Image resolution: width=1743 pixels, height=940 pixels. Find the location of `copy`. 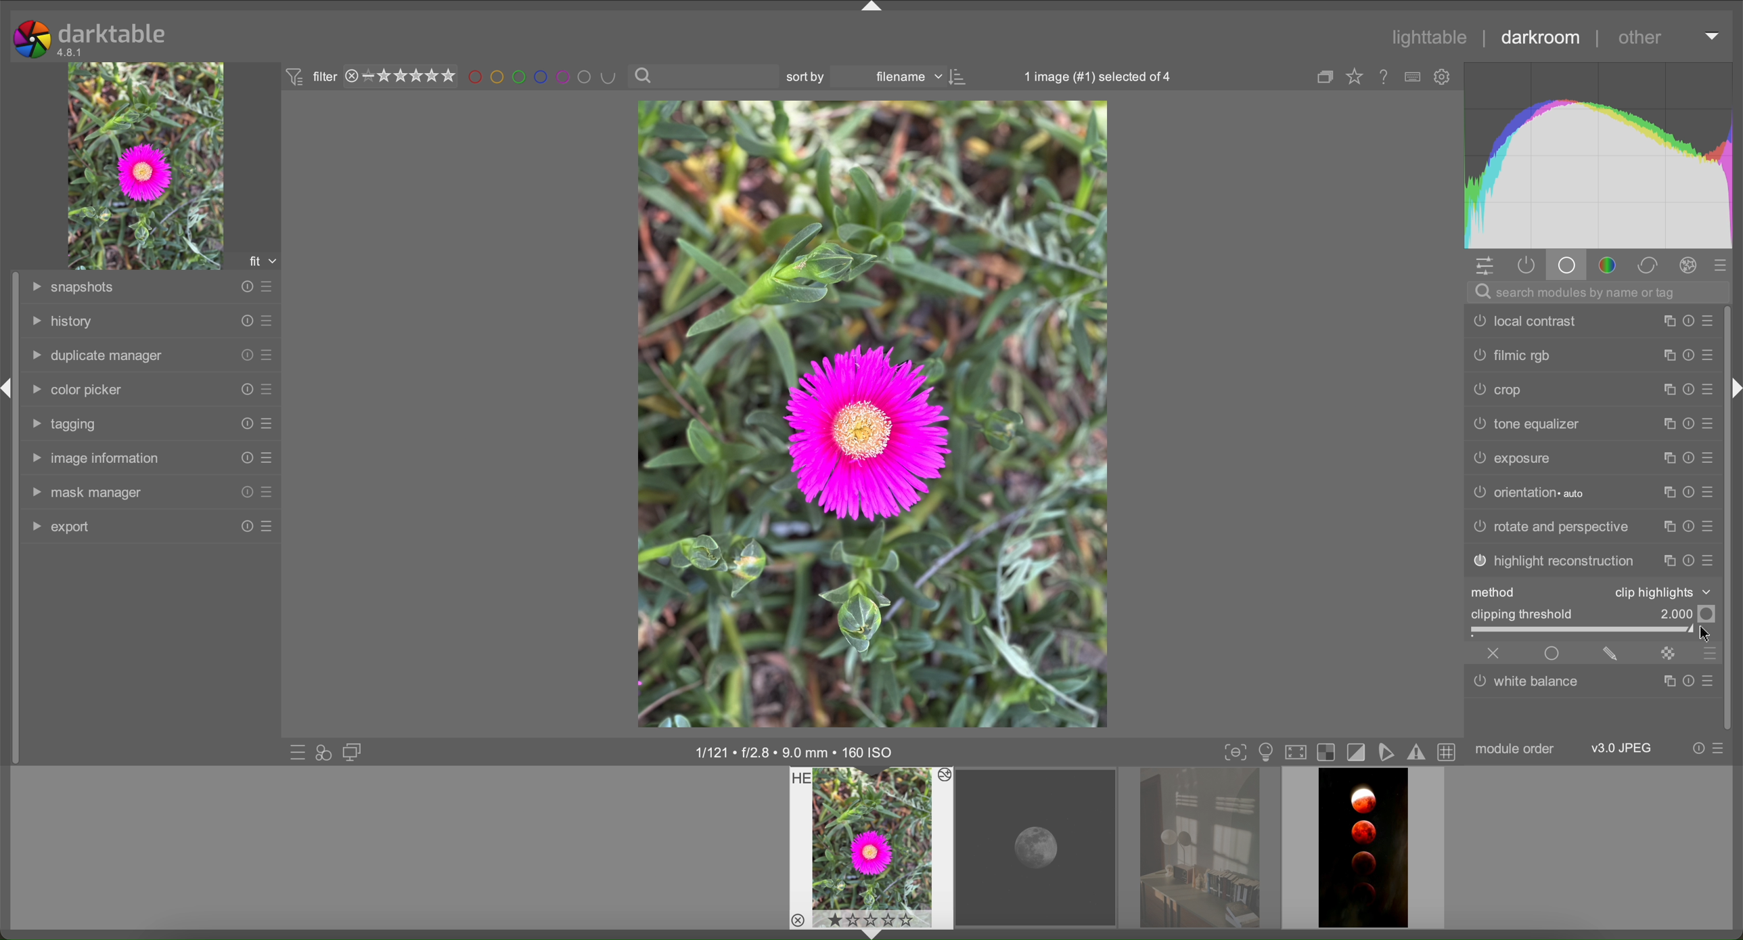

copy is located at coordinates (1668, 529).